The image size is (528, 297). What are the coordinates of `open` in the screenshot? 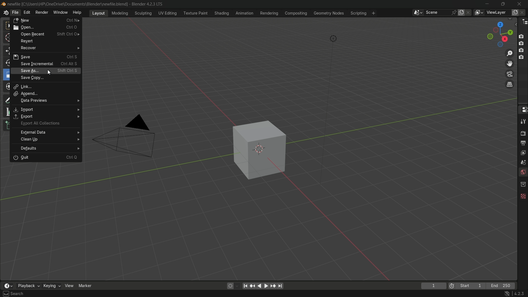 It's located at (45, 27).